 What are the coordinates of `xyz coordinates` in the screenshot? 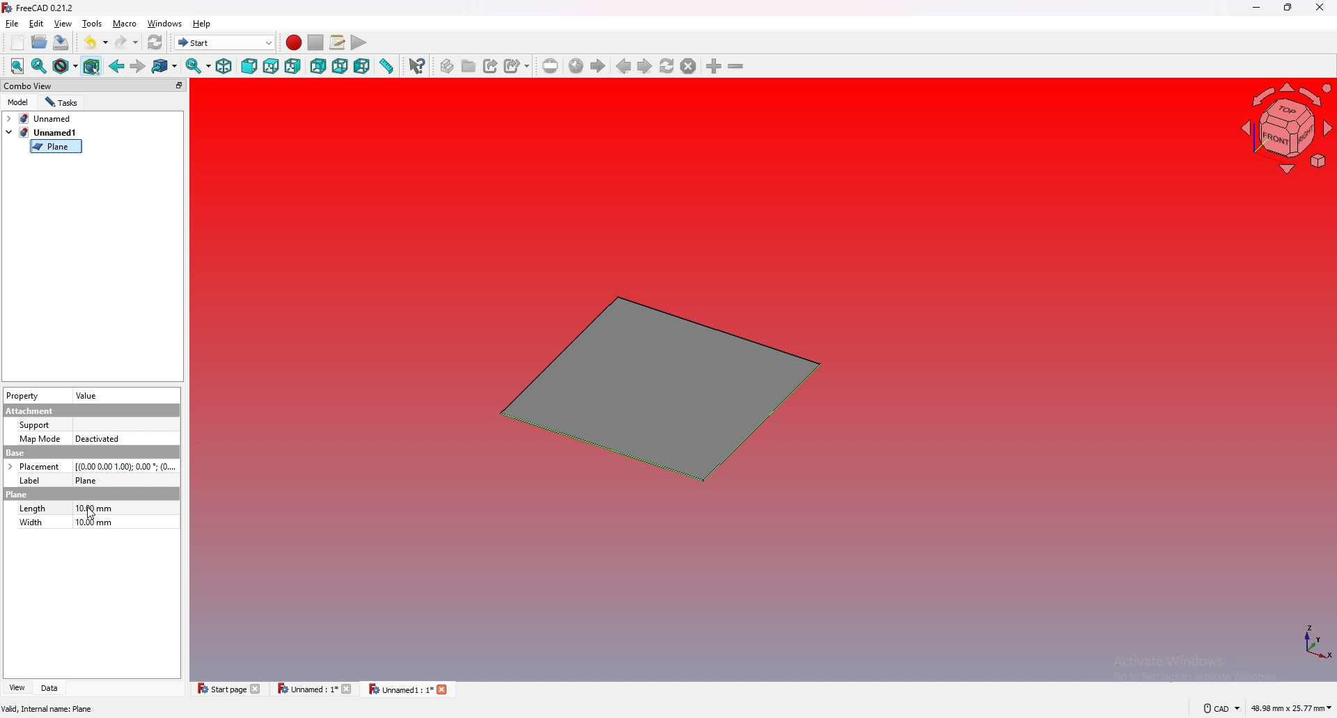 It's located at (1300, 643).